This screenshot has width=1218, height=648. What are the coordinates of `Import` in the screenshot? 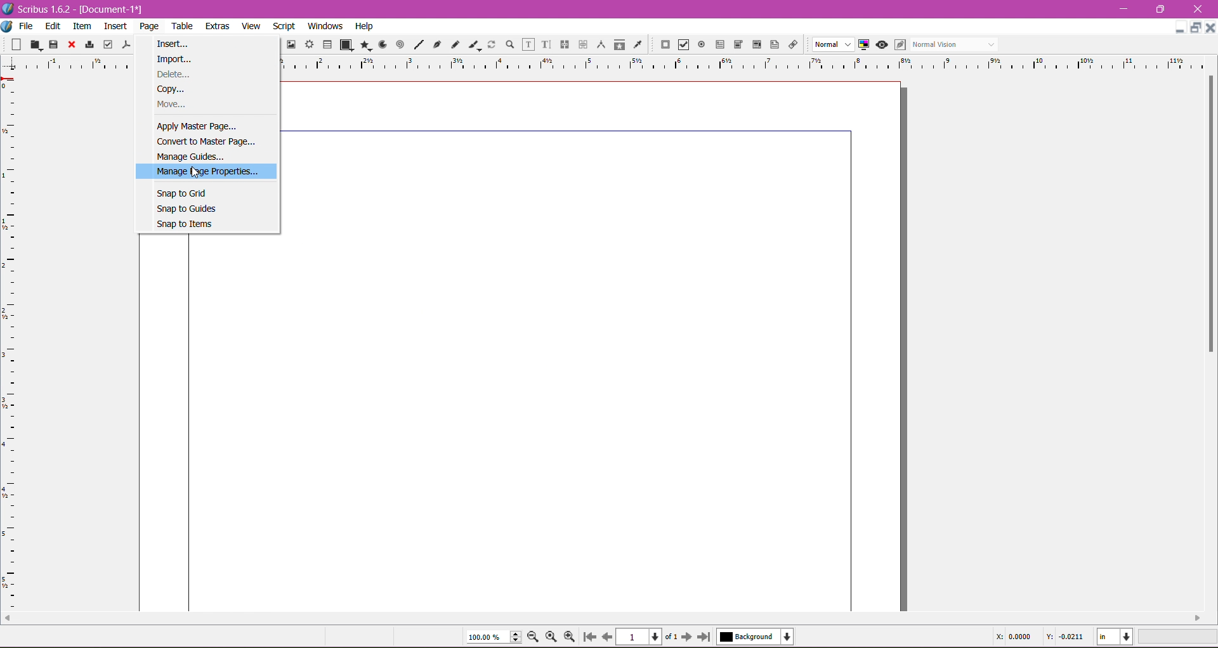 It's located at (174, 60).